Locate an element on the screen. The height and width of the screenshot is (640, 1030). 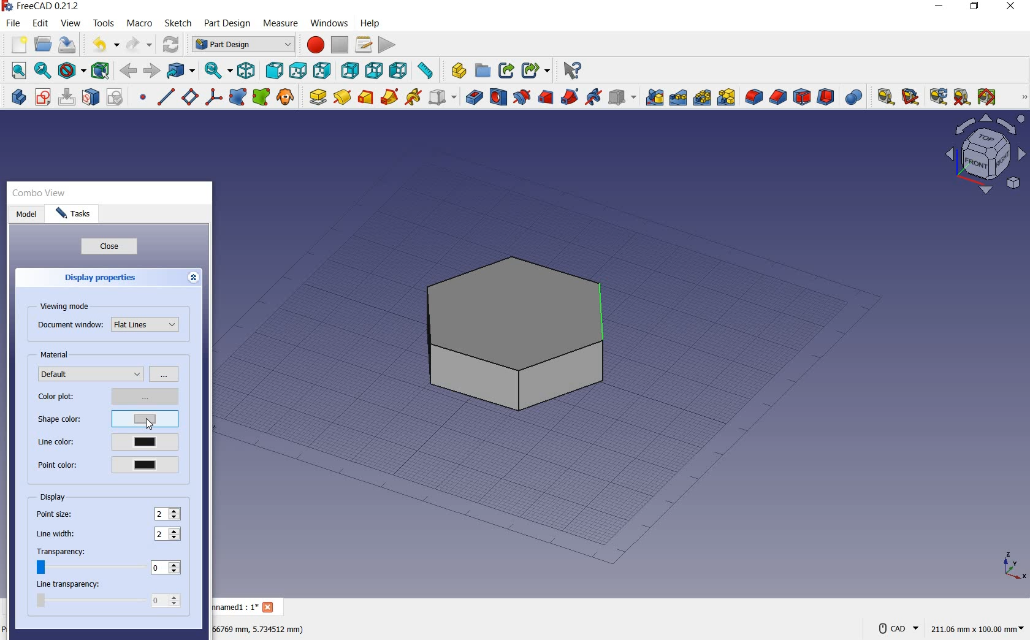
clear all is located at coordinates (962, 97).